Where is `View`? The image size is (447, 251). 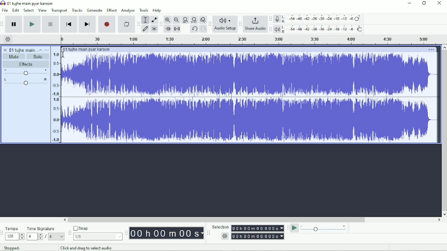
View is located at coordinates (43, 10).